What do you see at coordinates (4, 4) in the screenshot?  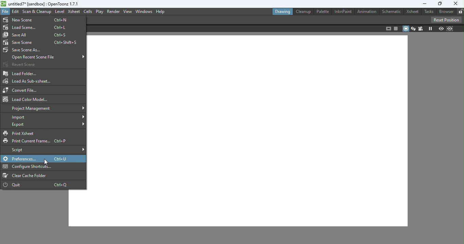 I see `logo` at bounding box center [4, 4].